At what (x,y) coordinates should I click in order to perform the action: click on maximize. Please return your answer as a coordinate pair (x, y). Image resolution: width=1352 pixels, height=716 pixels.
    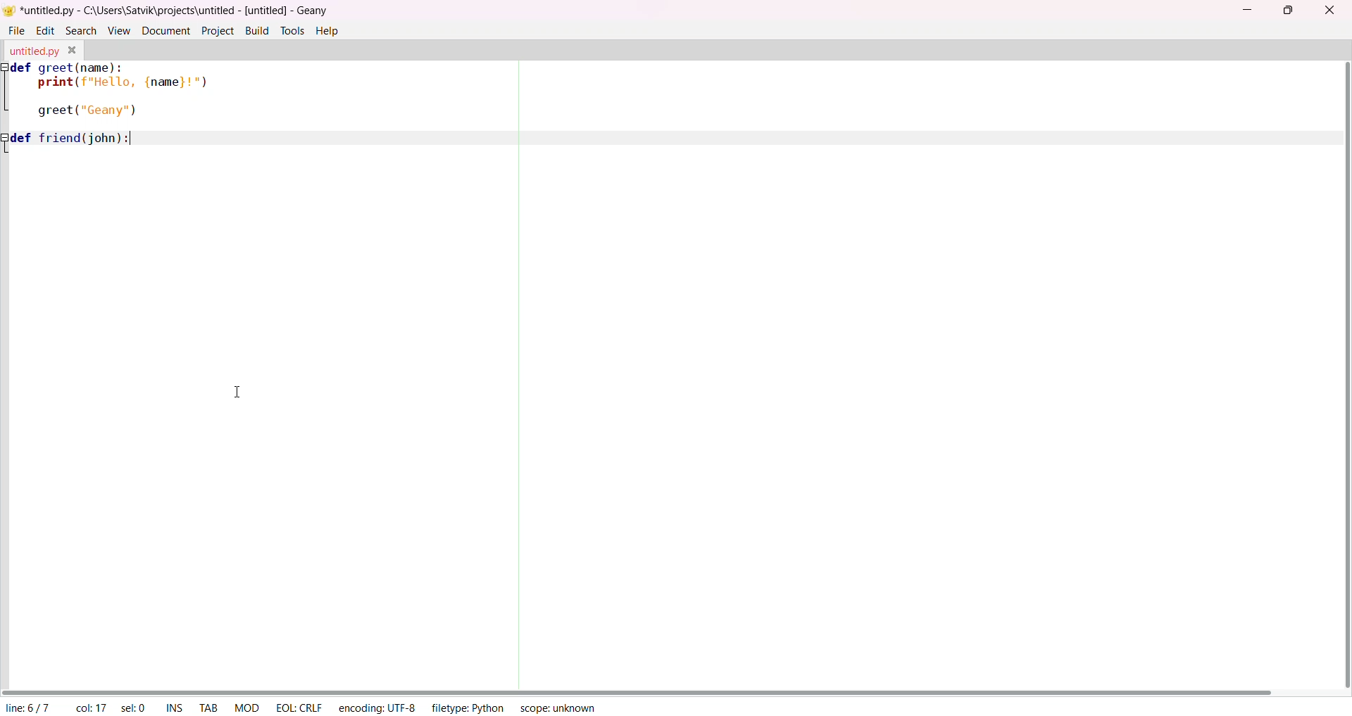
    Looking at the image, I should click on (1289, 10).